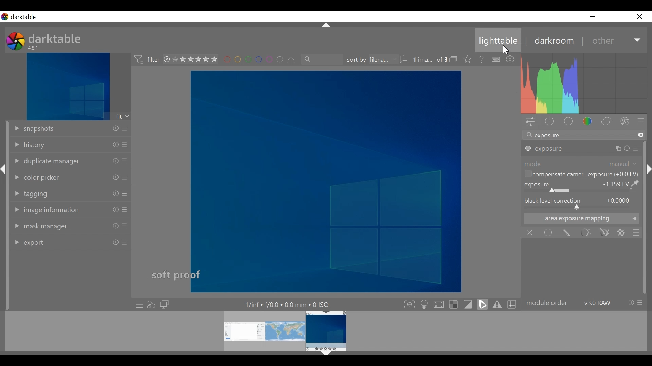 The height and width of the screenshot is (366, 652). I want to click on other, so click(602, 41).